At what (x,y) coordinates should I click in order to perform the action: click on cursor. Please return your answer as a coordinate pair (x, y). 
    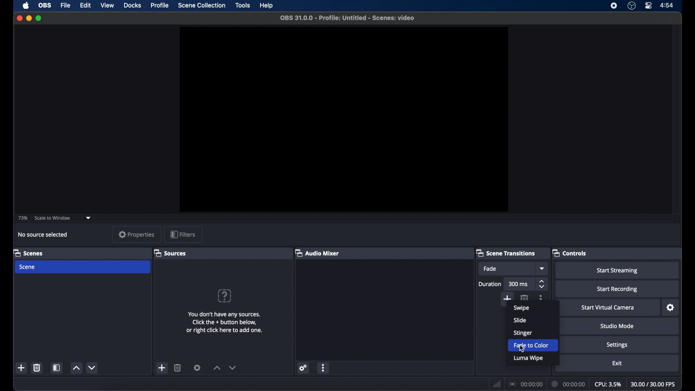
    Looking at the image, I should click on (520, 349).